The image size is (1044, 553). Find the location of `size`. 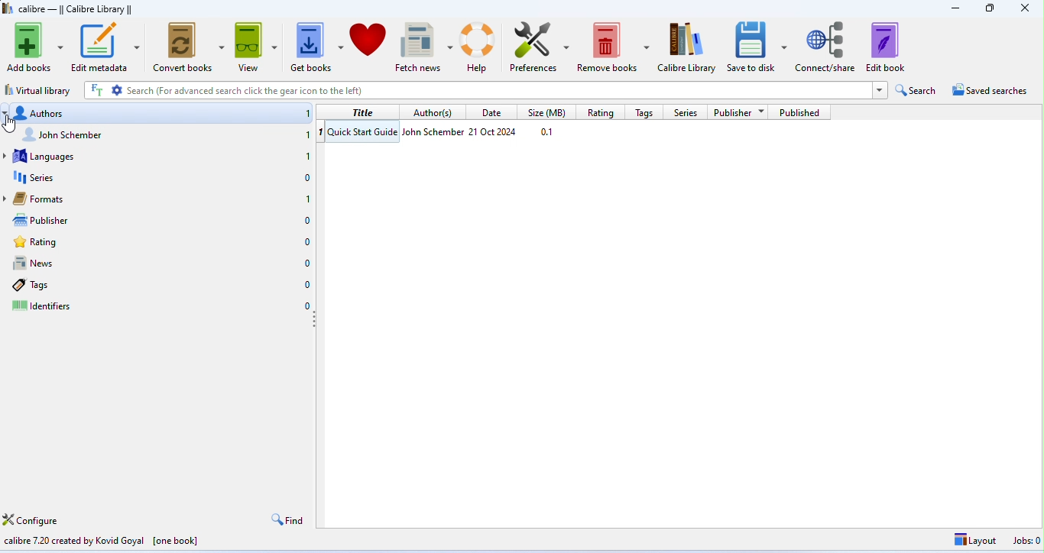

size is located at coordinates (551, 133).